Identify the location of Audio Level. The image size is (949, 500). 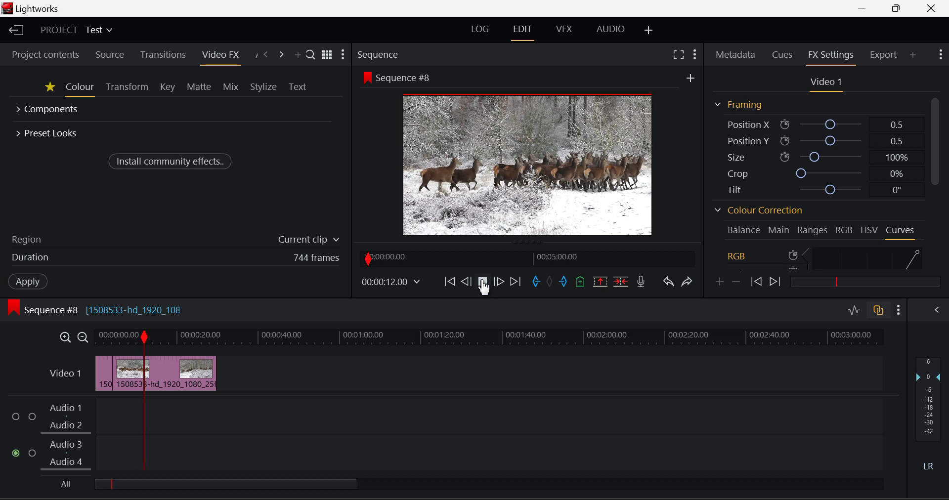
(450, 434).